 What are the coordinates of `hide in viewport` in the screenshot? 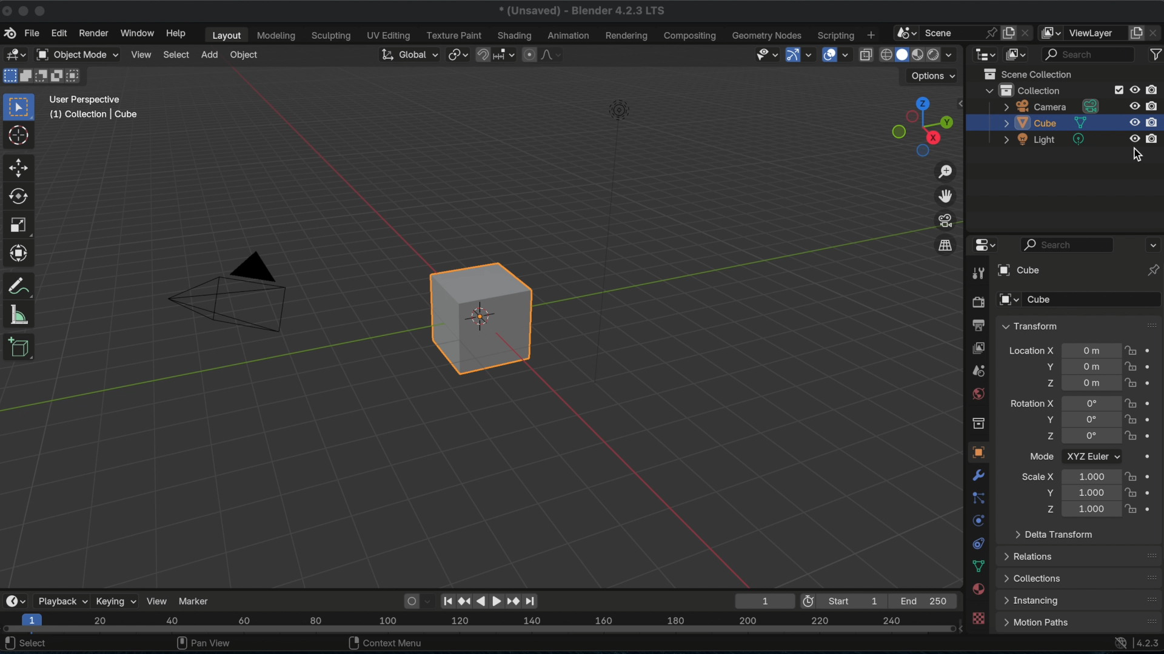 It's located at (1133, 104).